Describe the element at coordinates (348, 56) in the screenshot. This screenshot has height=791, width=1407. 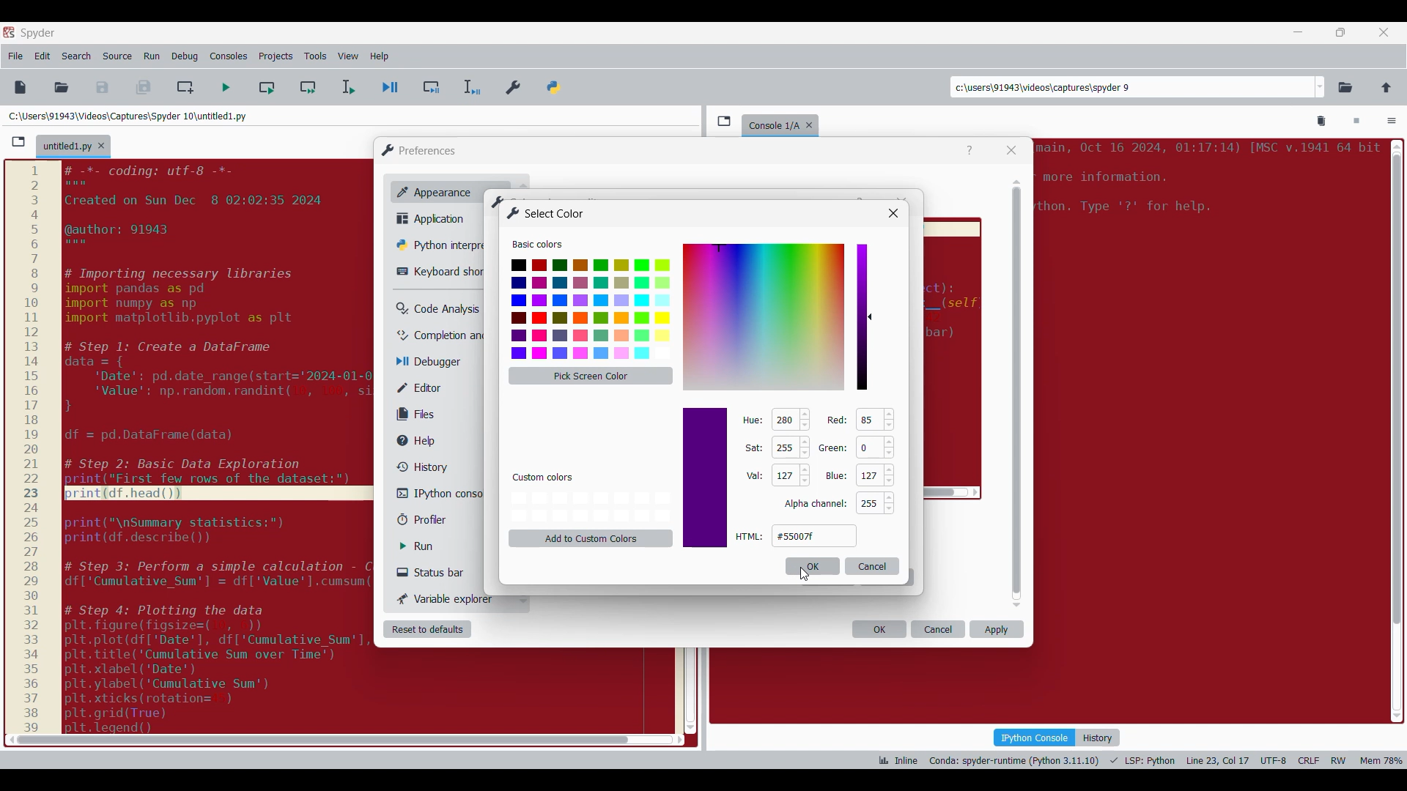
I see `View menu` at that location.